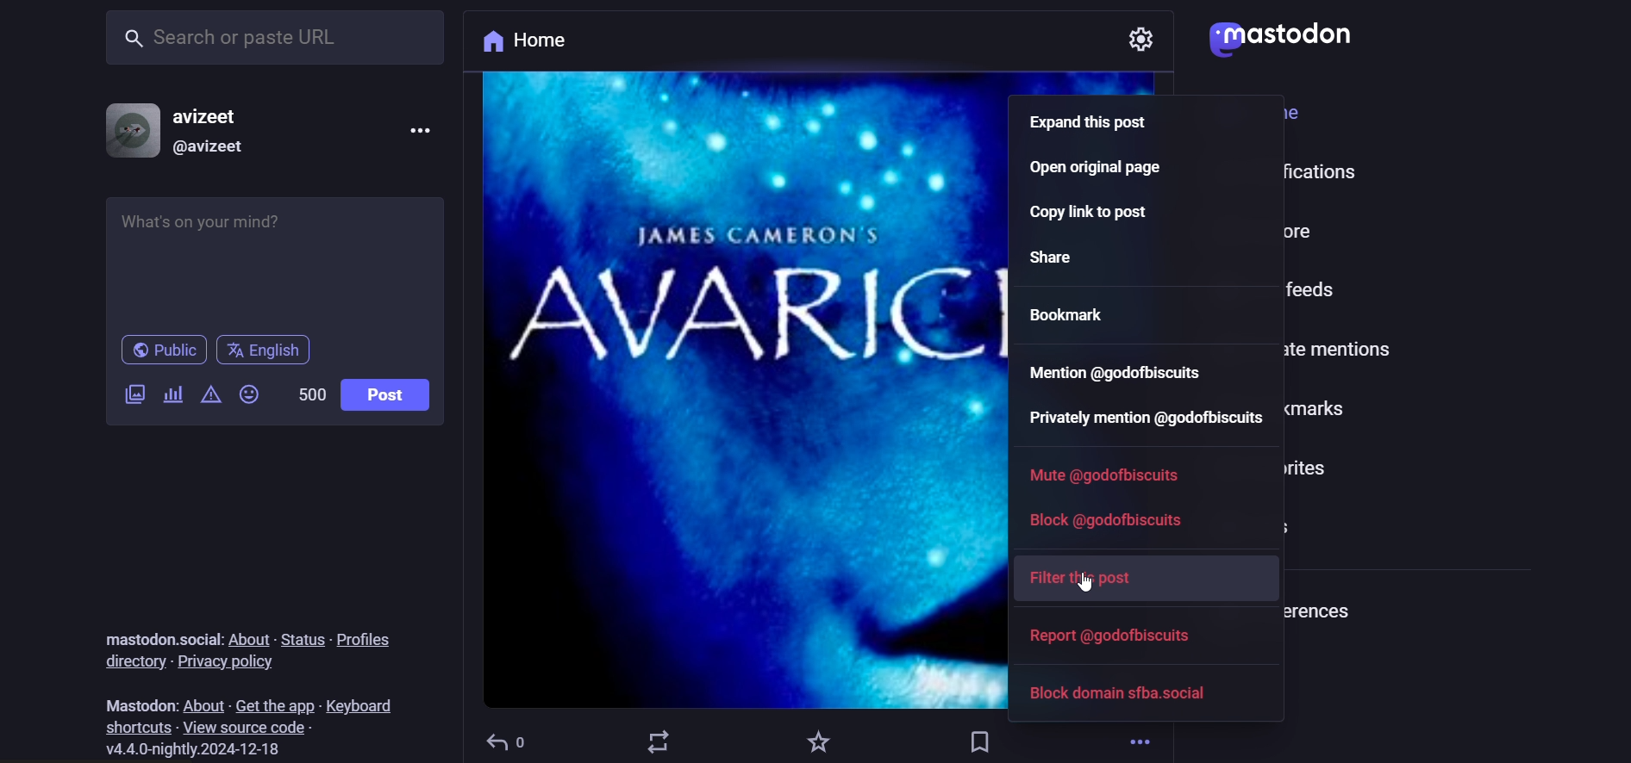 This screenshot has width=1631, height=763. What do you see at coordinates (301, 641) in the screenshot?
I see `status` at bounding box center [301, 641].